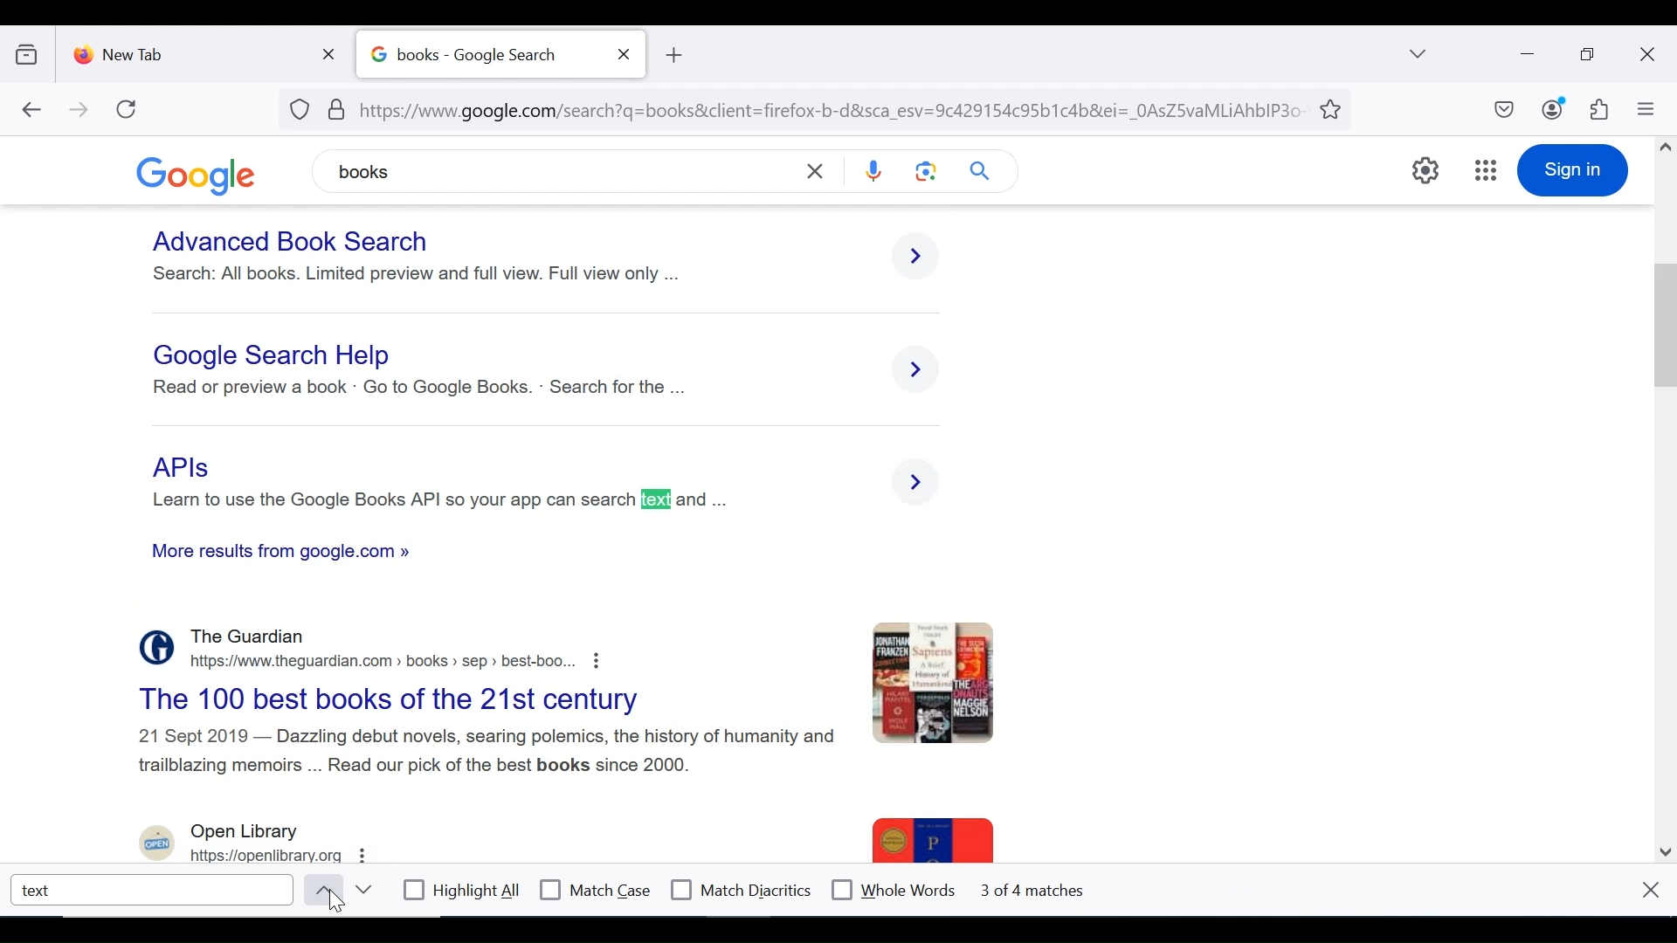 The image size is (1677, 943). I want to click on extensions, so click(1598, 110).